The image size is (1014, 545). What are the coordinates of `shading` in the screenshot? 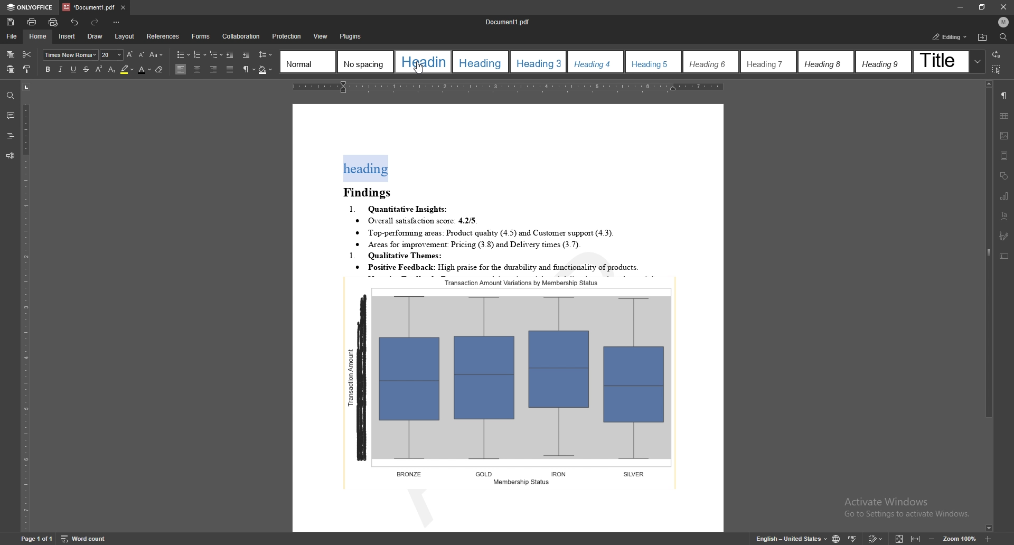 It's located at (266, 70).